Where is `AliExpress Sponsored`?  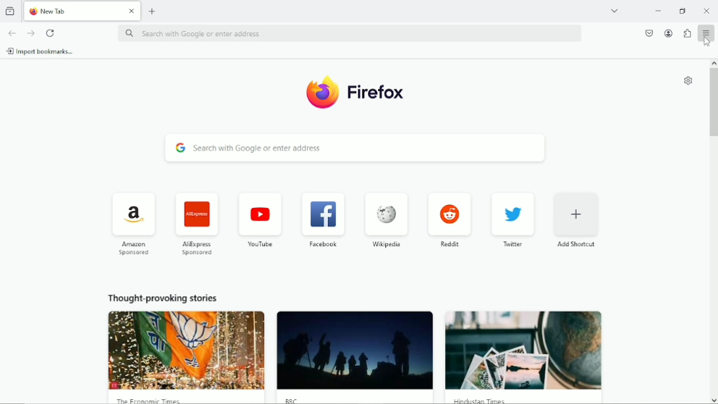 AliExpress Sponsored is located at coordinates (197, 223).